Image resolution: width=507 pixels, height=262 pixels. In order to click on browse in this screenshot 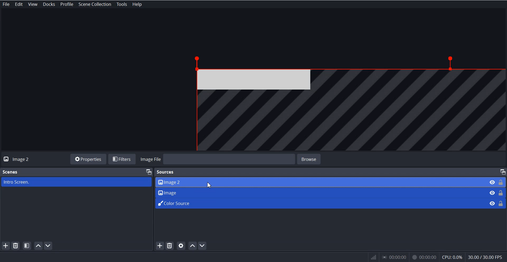, I will do `click(313, 158)`.